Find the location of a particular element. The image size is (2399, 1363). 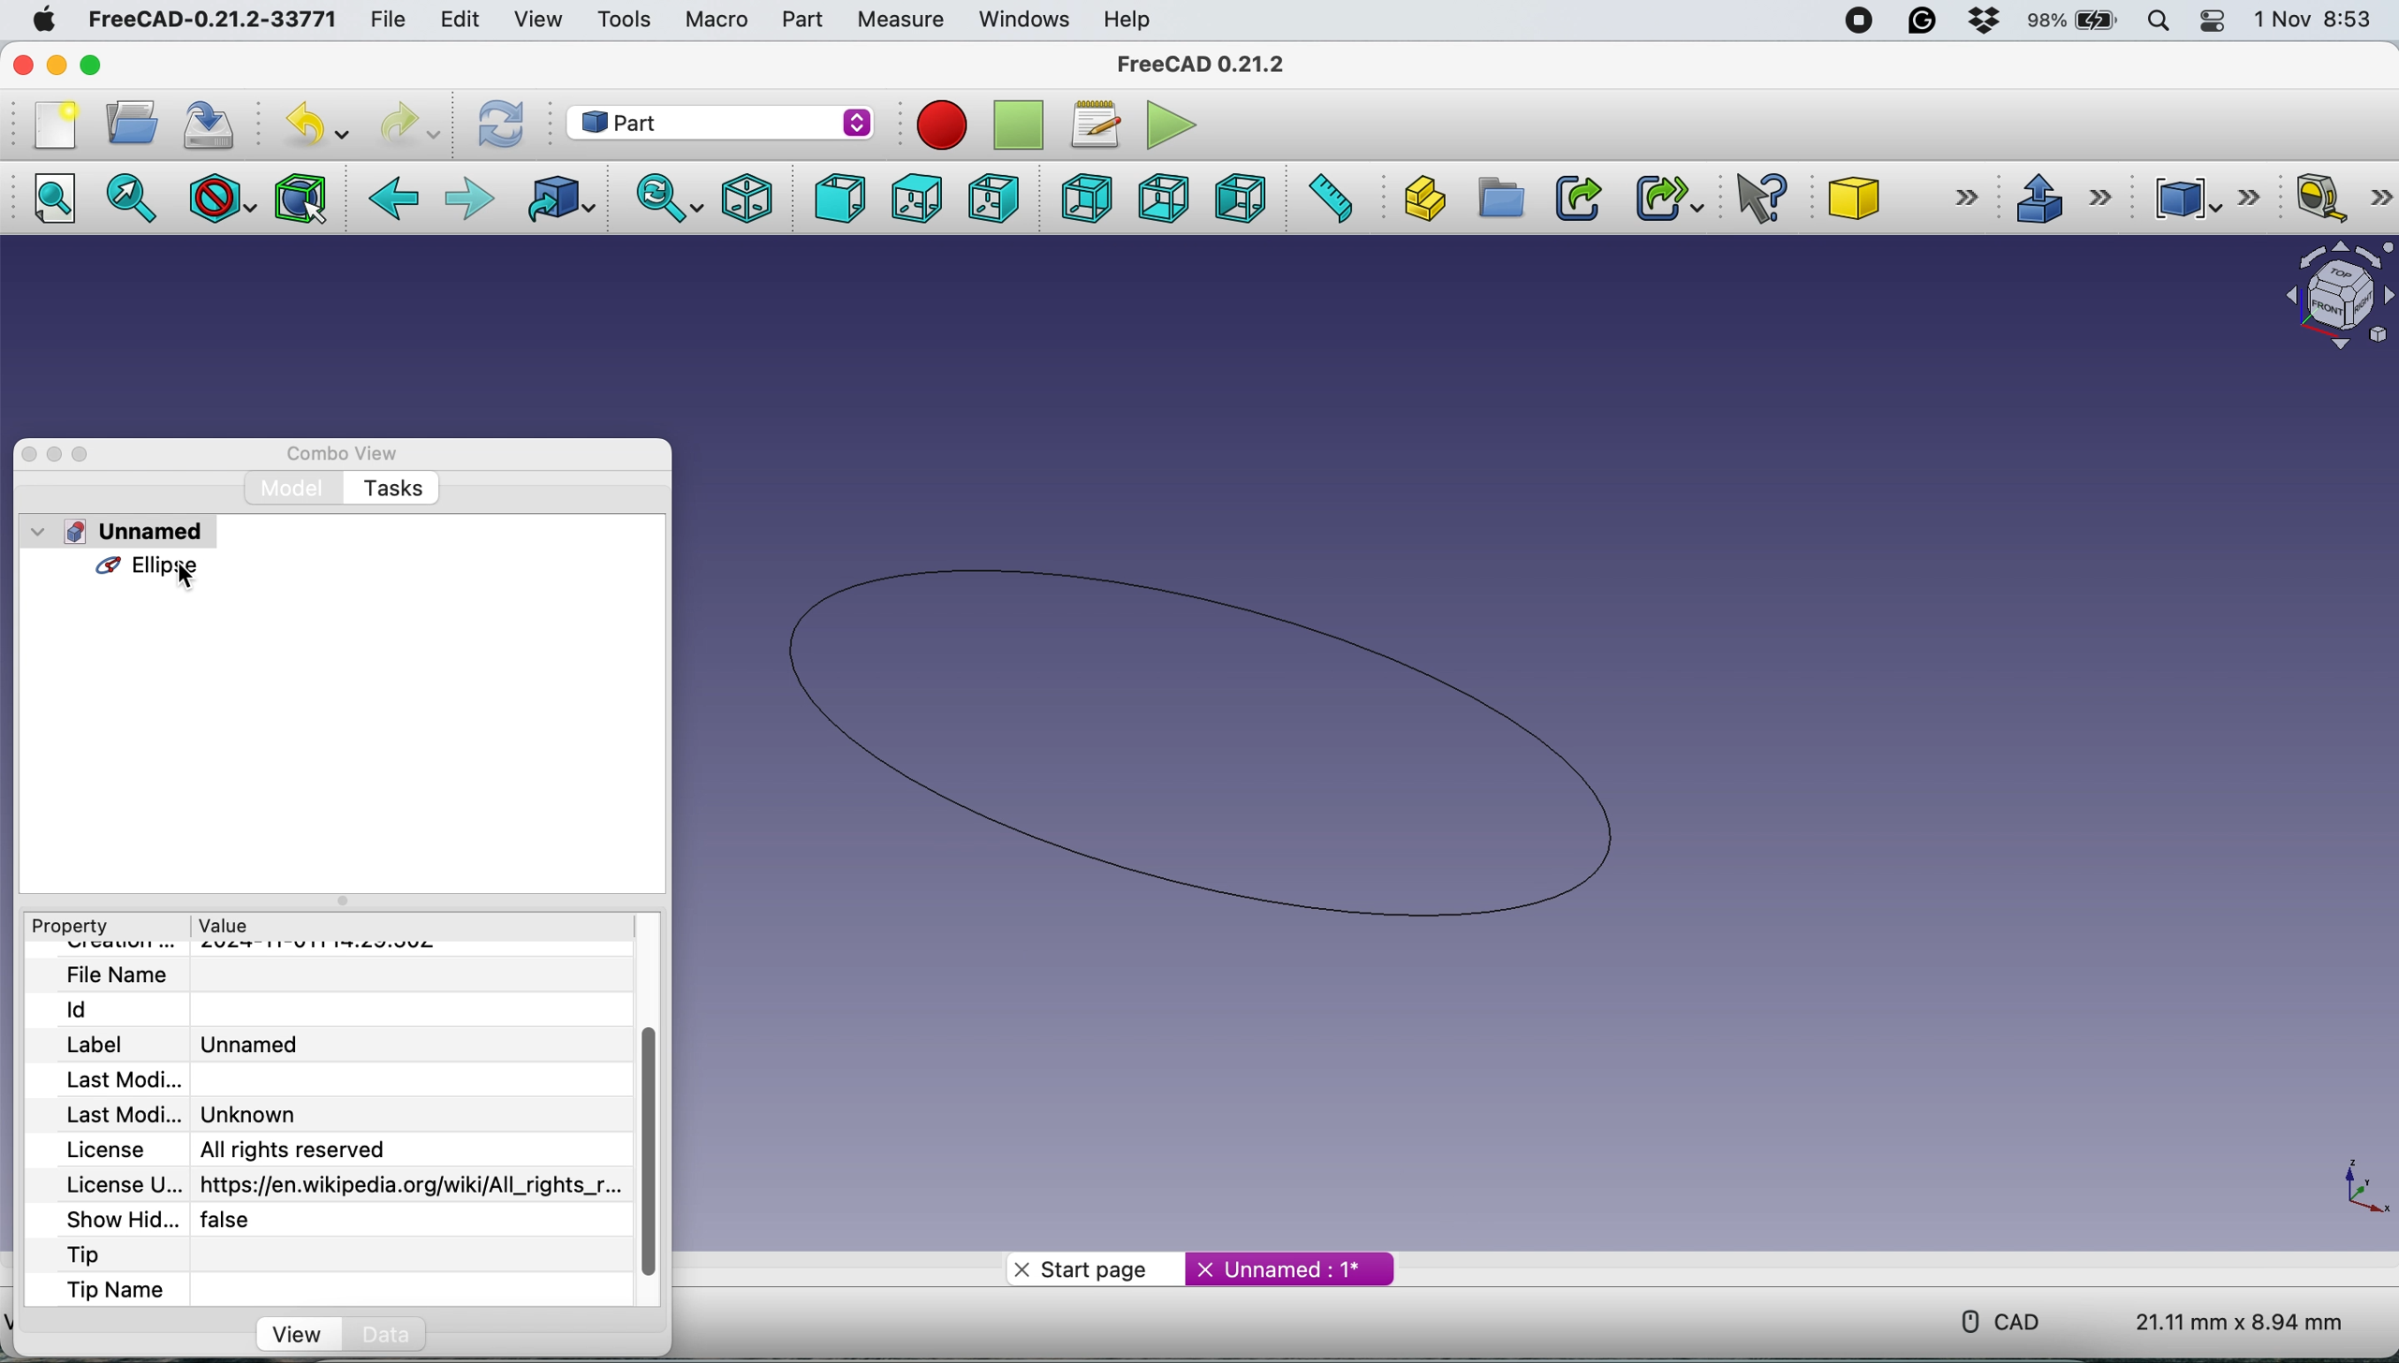

macros is located at coordinates (1095, 122).